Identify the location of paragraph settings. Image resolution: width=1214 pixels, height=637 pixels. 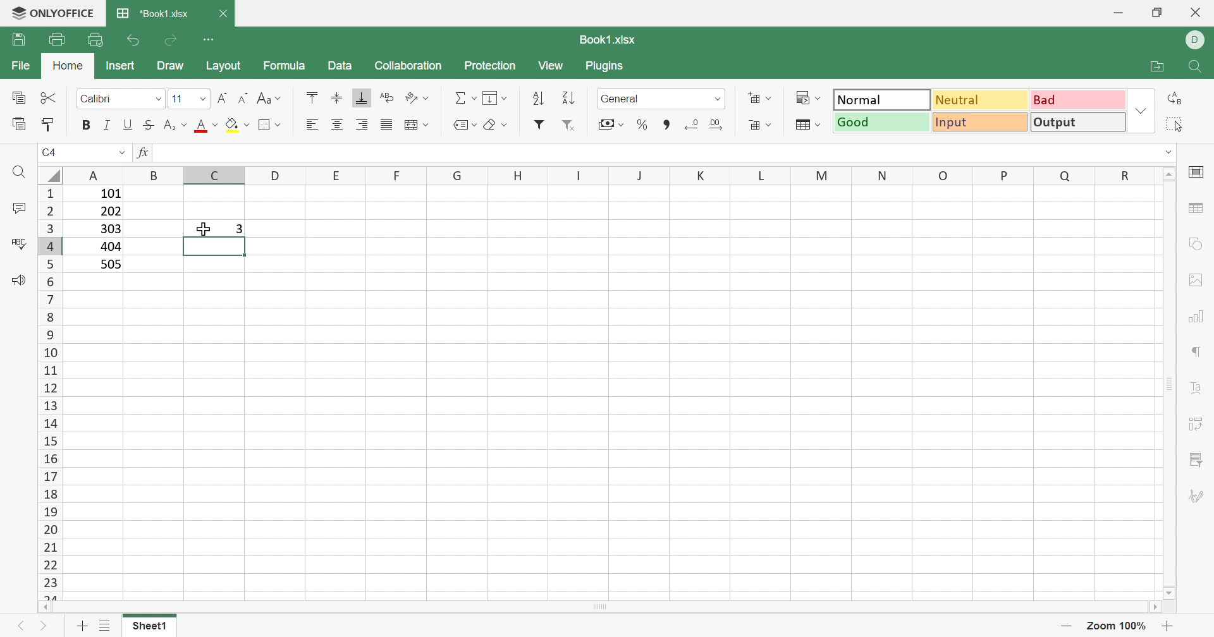
(1198, 351).